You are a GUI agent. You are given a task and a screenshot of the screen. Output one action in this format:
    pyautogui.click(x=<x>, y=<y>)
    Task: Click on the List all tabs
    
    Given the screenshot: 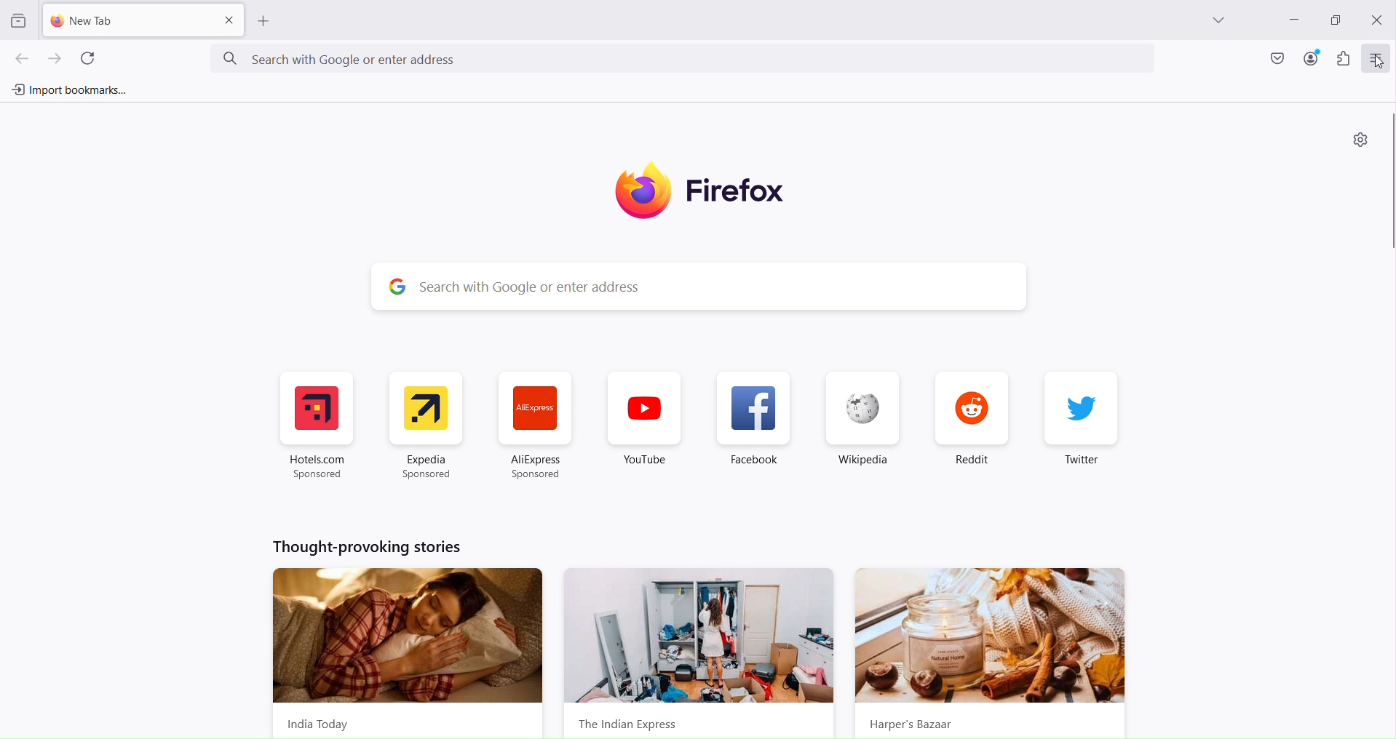 What is the action you would take?
    pyautogui.click(x=1221, y=20)
    